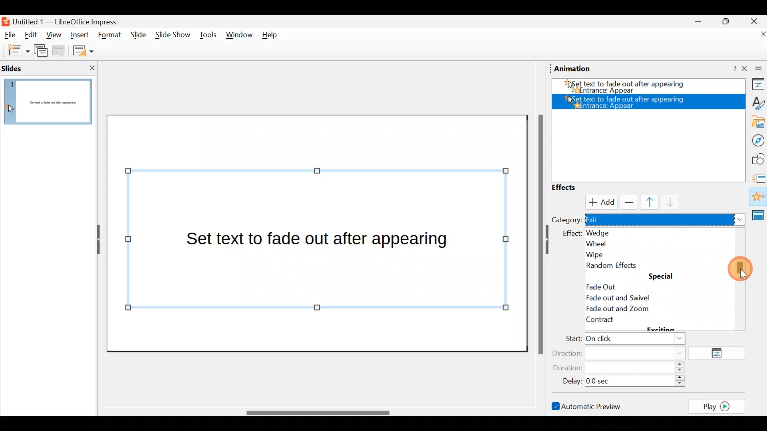 The width and height of the screenshot is (767, 431). What do you see at coordinates (729, 22) in the screenshot?
I see `Maximise` at bounding box center [729, 22].